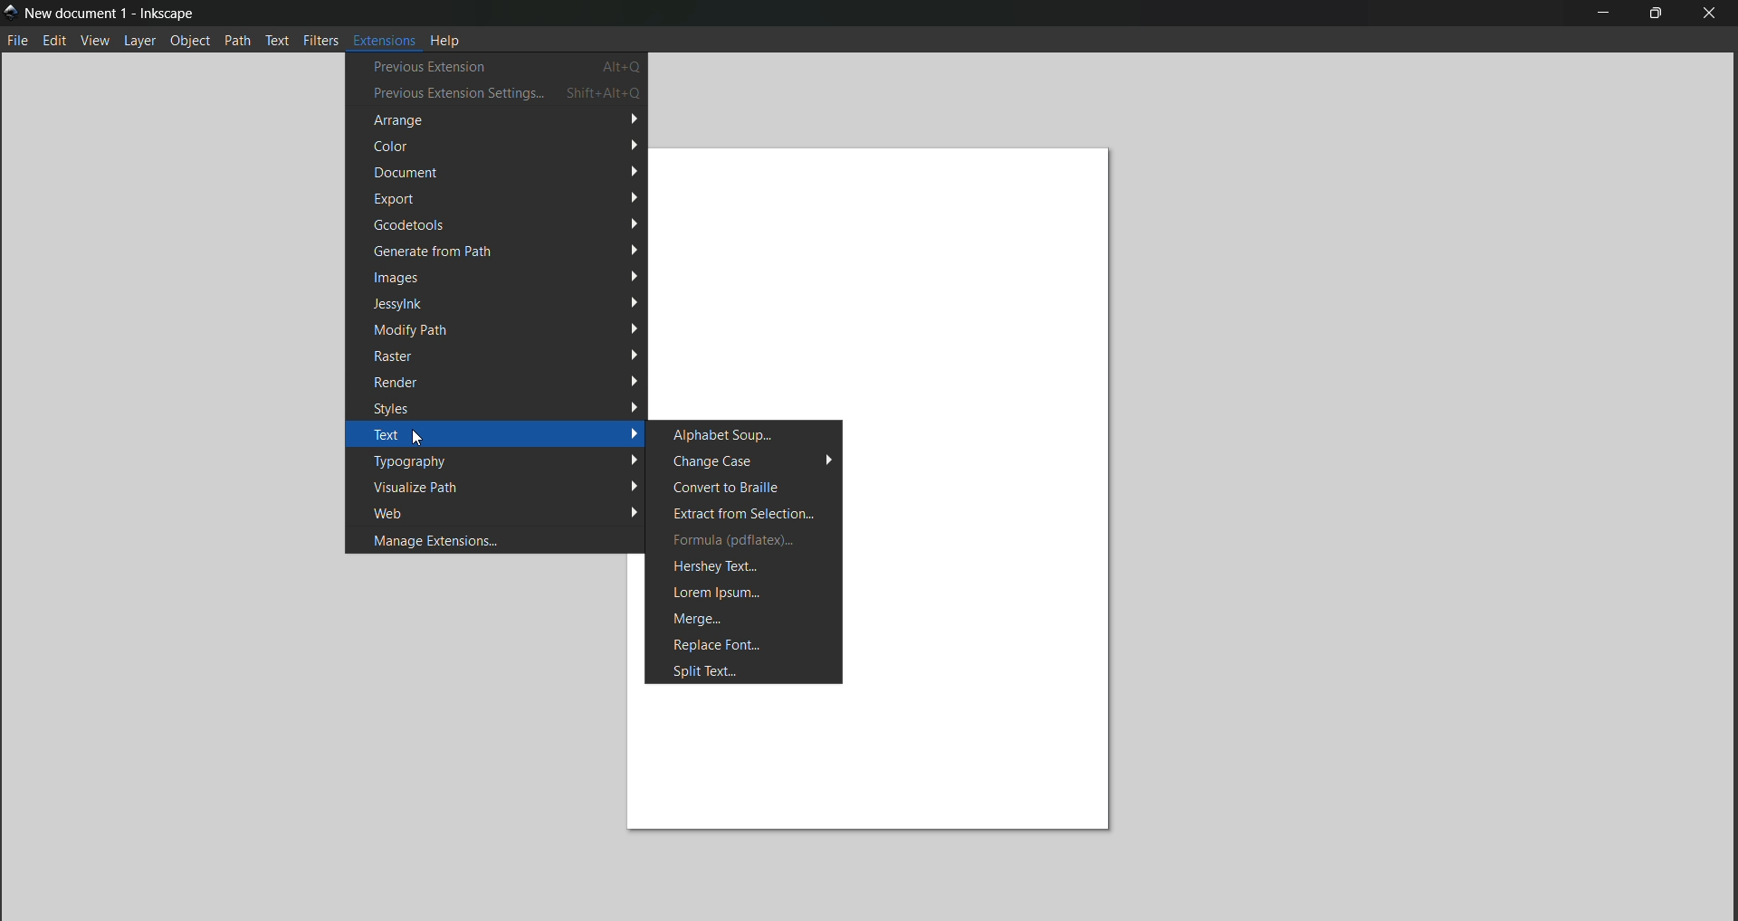  What do you see at coordinates (744, 566) in the screenshot?
I see `Hershey Text` at bounding box center [744, 566].